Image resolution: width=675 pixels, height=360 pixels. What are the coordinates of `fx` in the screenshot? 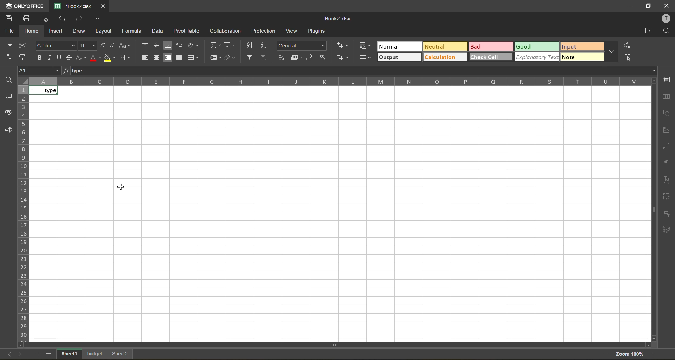 It's located at (67, 71).